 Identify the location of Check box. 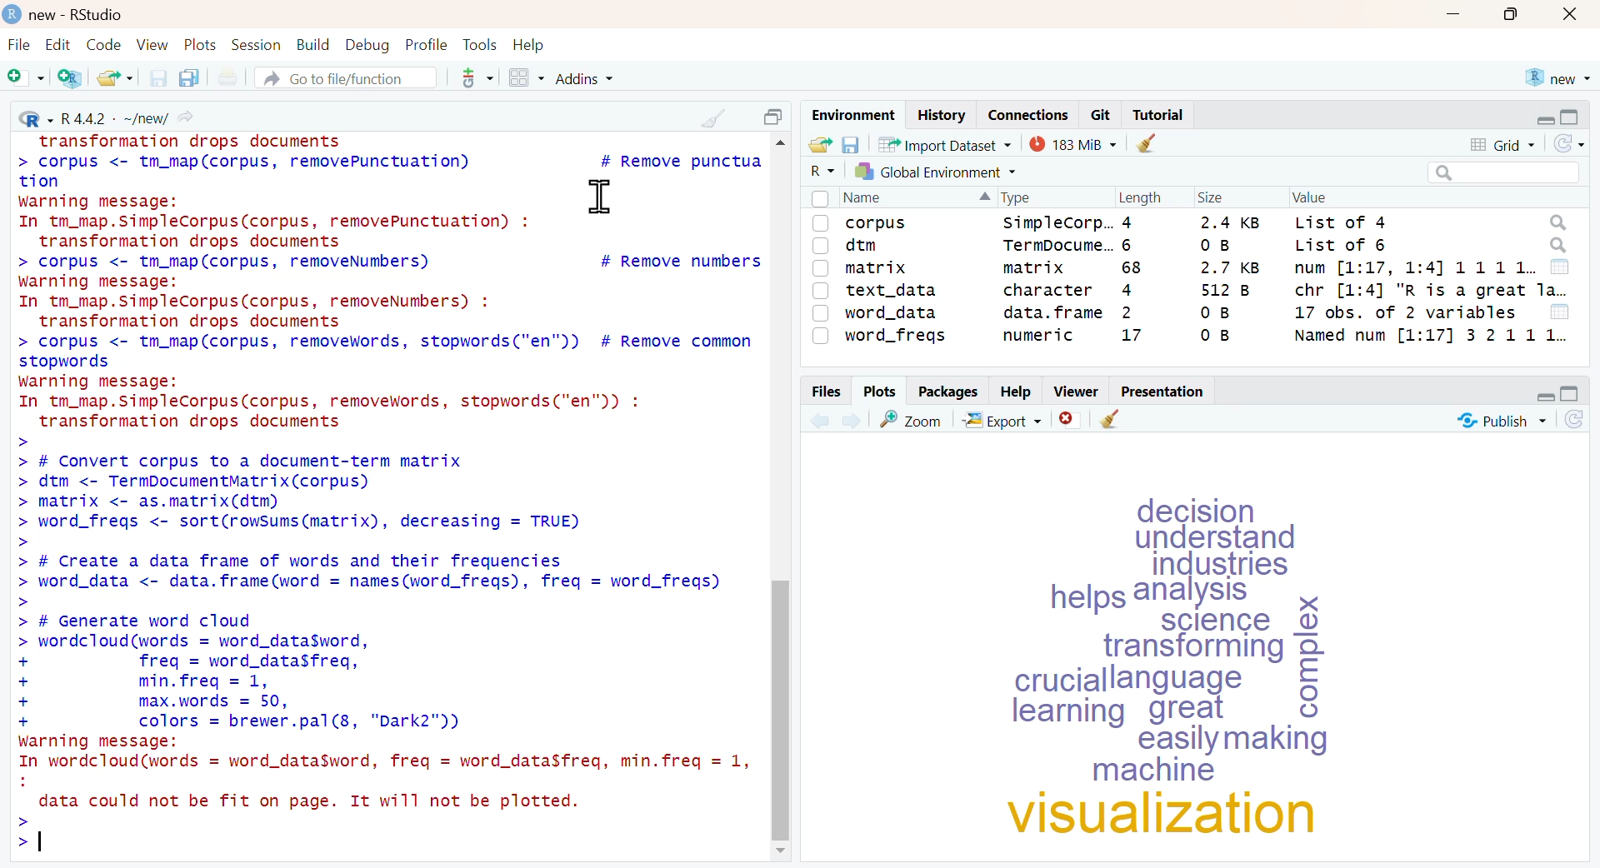
(822, 337).